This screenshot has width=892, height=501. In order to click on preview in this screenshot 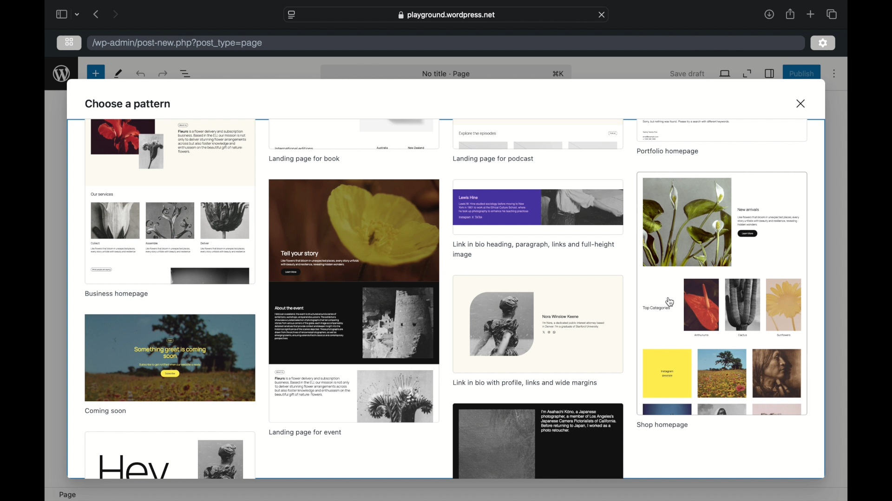, I will do `click(354, 134)`.